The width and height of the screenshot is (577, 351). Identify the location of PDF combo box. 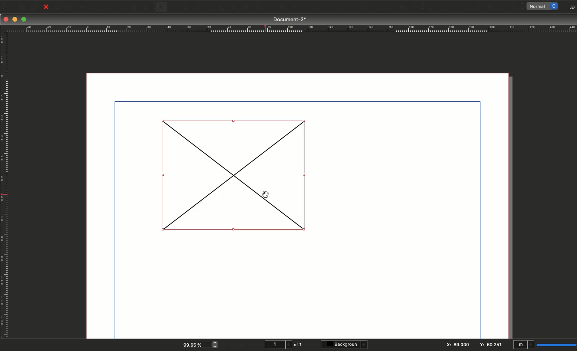
(477, 7).